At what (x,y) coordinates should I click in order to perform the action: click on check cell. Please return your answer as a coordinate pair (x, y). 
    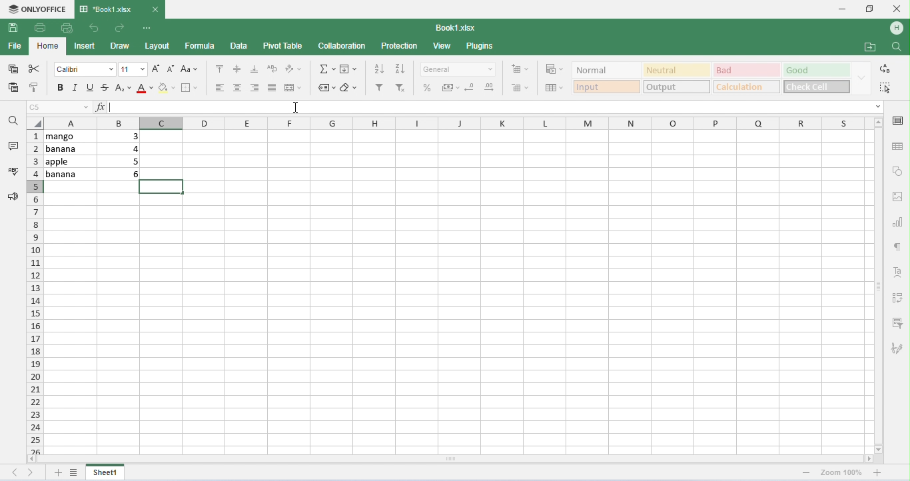
    Looking at the image, I should click on (815, 87).